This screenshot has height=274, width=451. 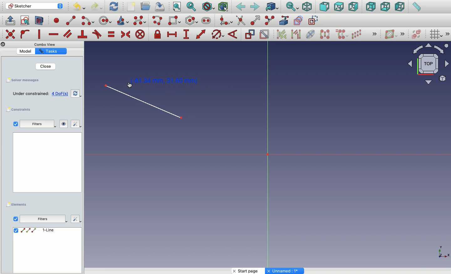 I want to click on Empty sketch, so click(x=40, y=93).